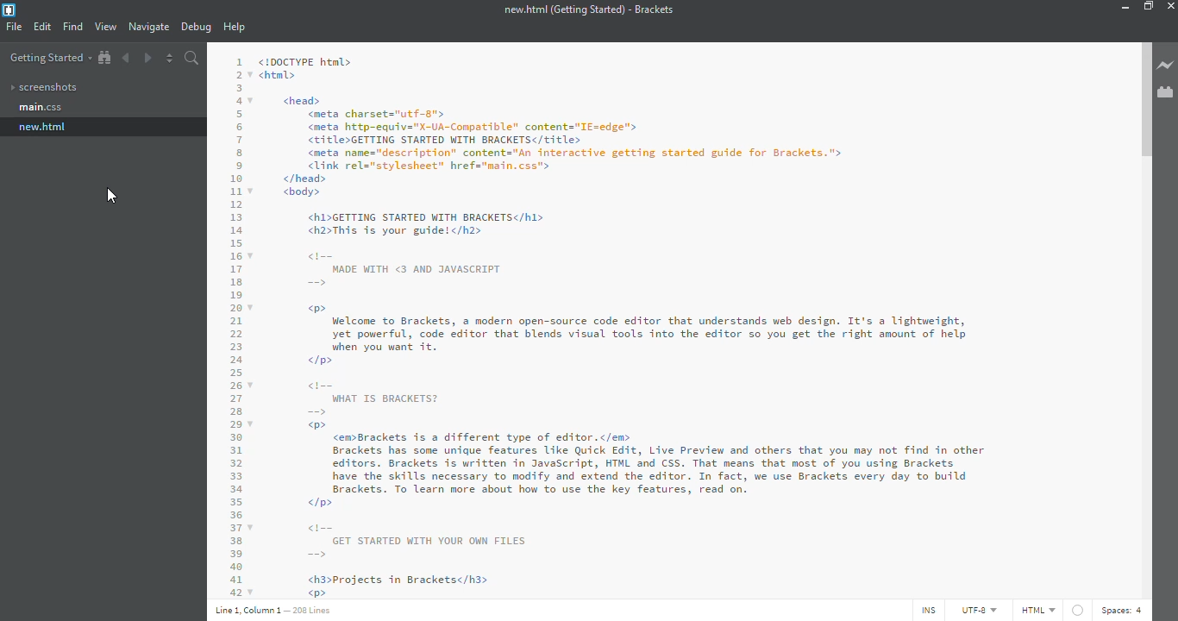 The height and width of the screenshot is (621, 1178). I want to click on index, so click(42, 107).